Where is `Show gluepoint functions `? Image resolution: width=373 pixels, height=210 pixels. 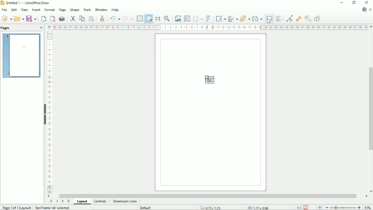 Show gluepoint functions  is located at coordinates (299, 18).